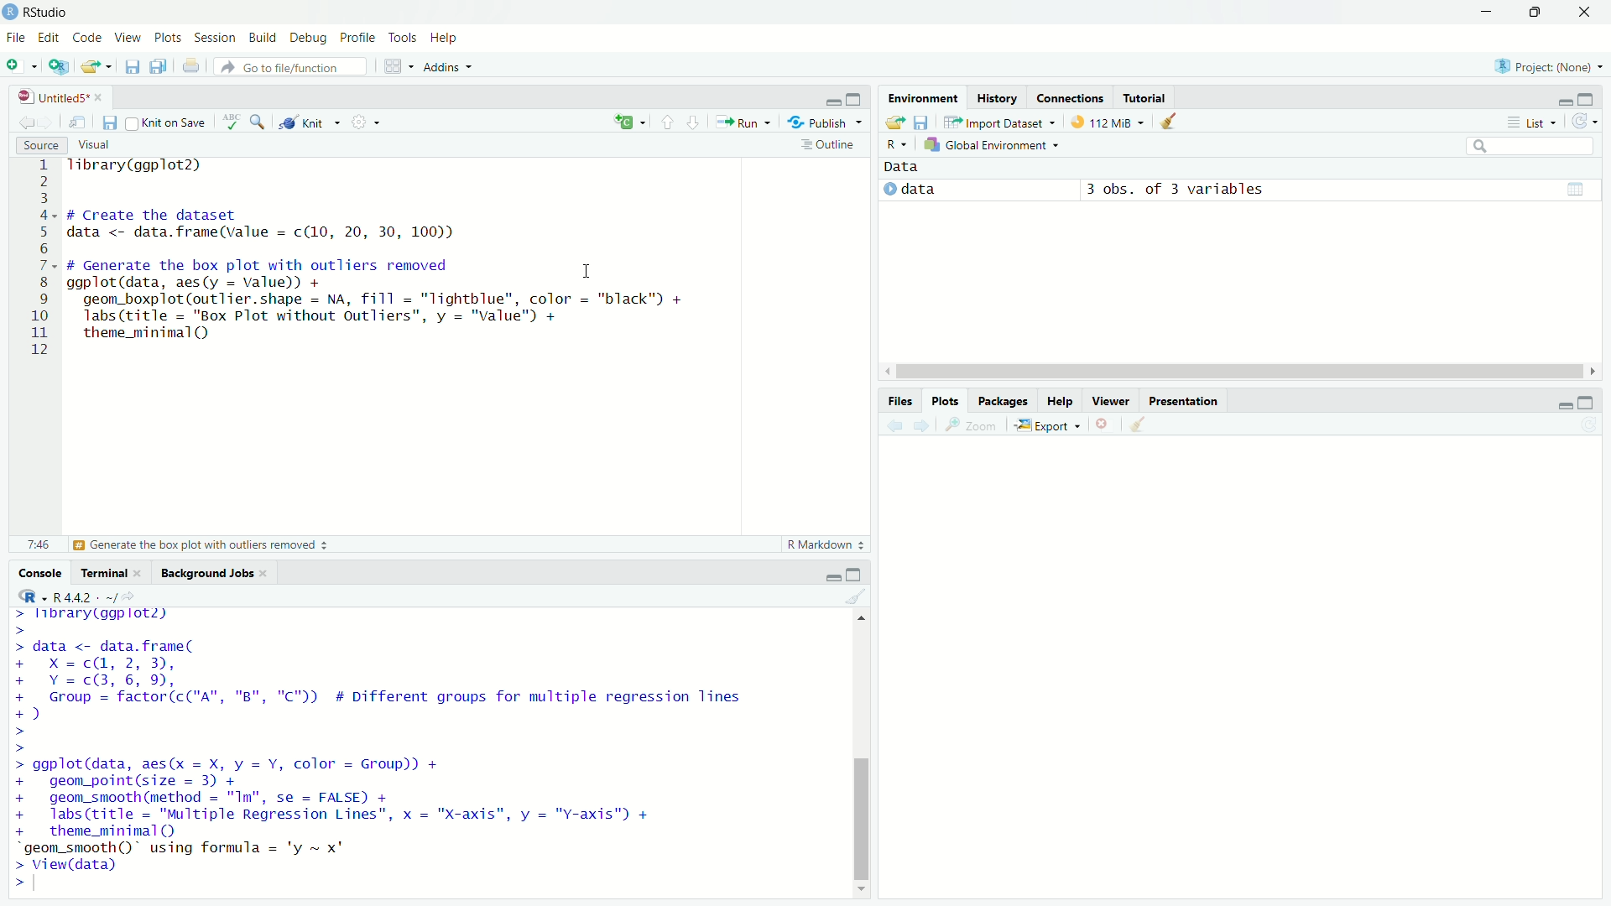 Image resolution: width=1611 pixels, height=906 pixels. I want to click on scroll bar, so click(863, 750).